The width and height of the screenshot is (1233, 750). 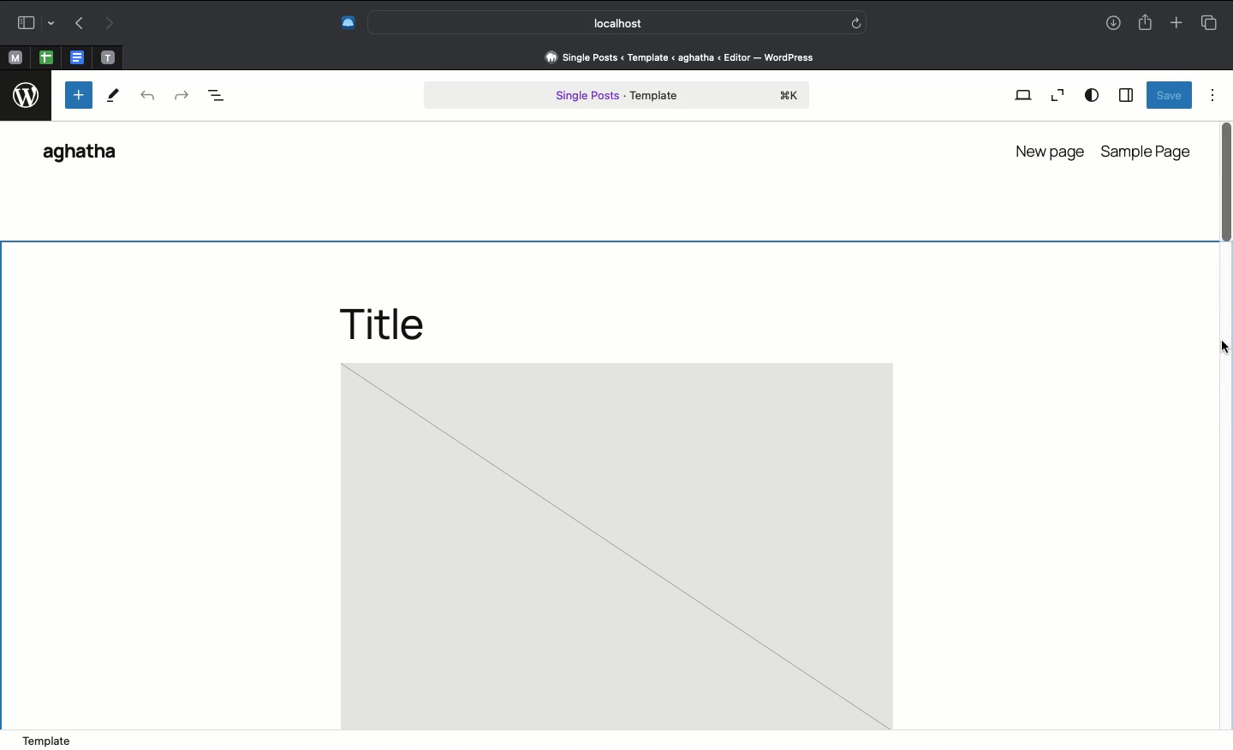 I want to click on logo, so click(x=27, y=92).